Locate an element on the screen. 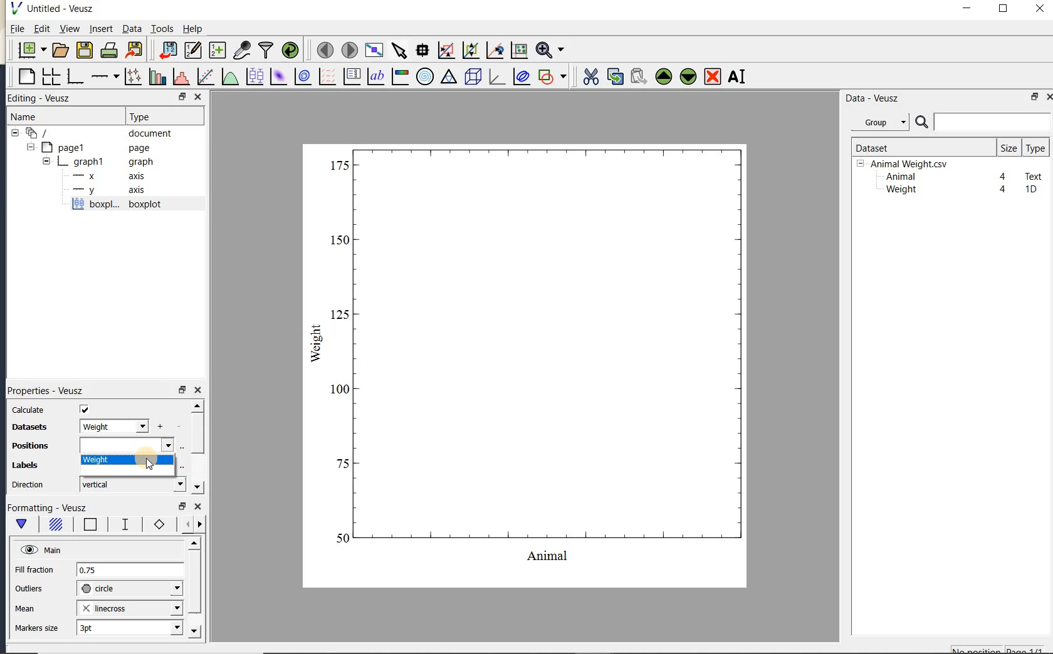  box border is located at coordinates (88, 526).